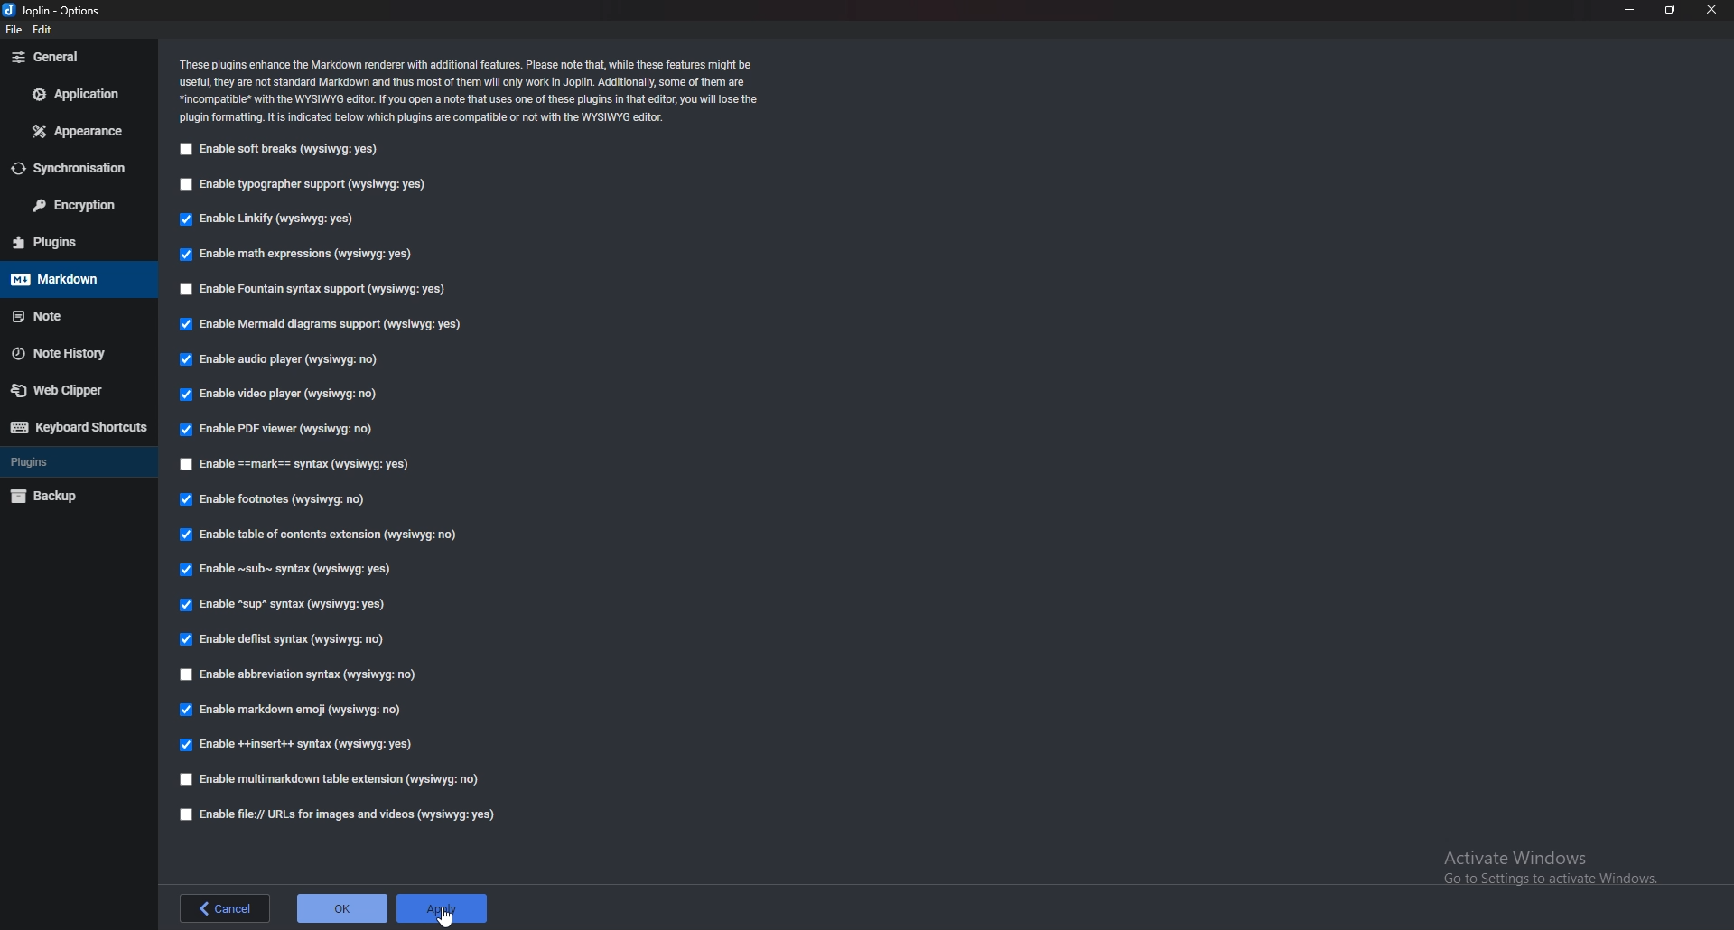  What do you see at coordinates (68, 316) in the screenshot?
I see `note` at bounding box center [68, 316].